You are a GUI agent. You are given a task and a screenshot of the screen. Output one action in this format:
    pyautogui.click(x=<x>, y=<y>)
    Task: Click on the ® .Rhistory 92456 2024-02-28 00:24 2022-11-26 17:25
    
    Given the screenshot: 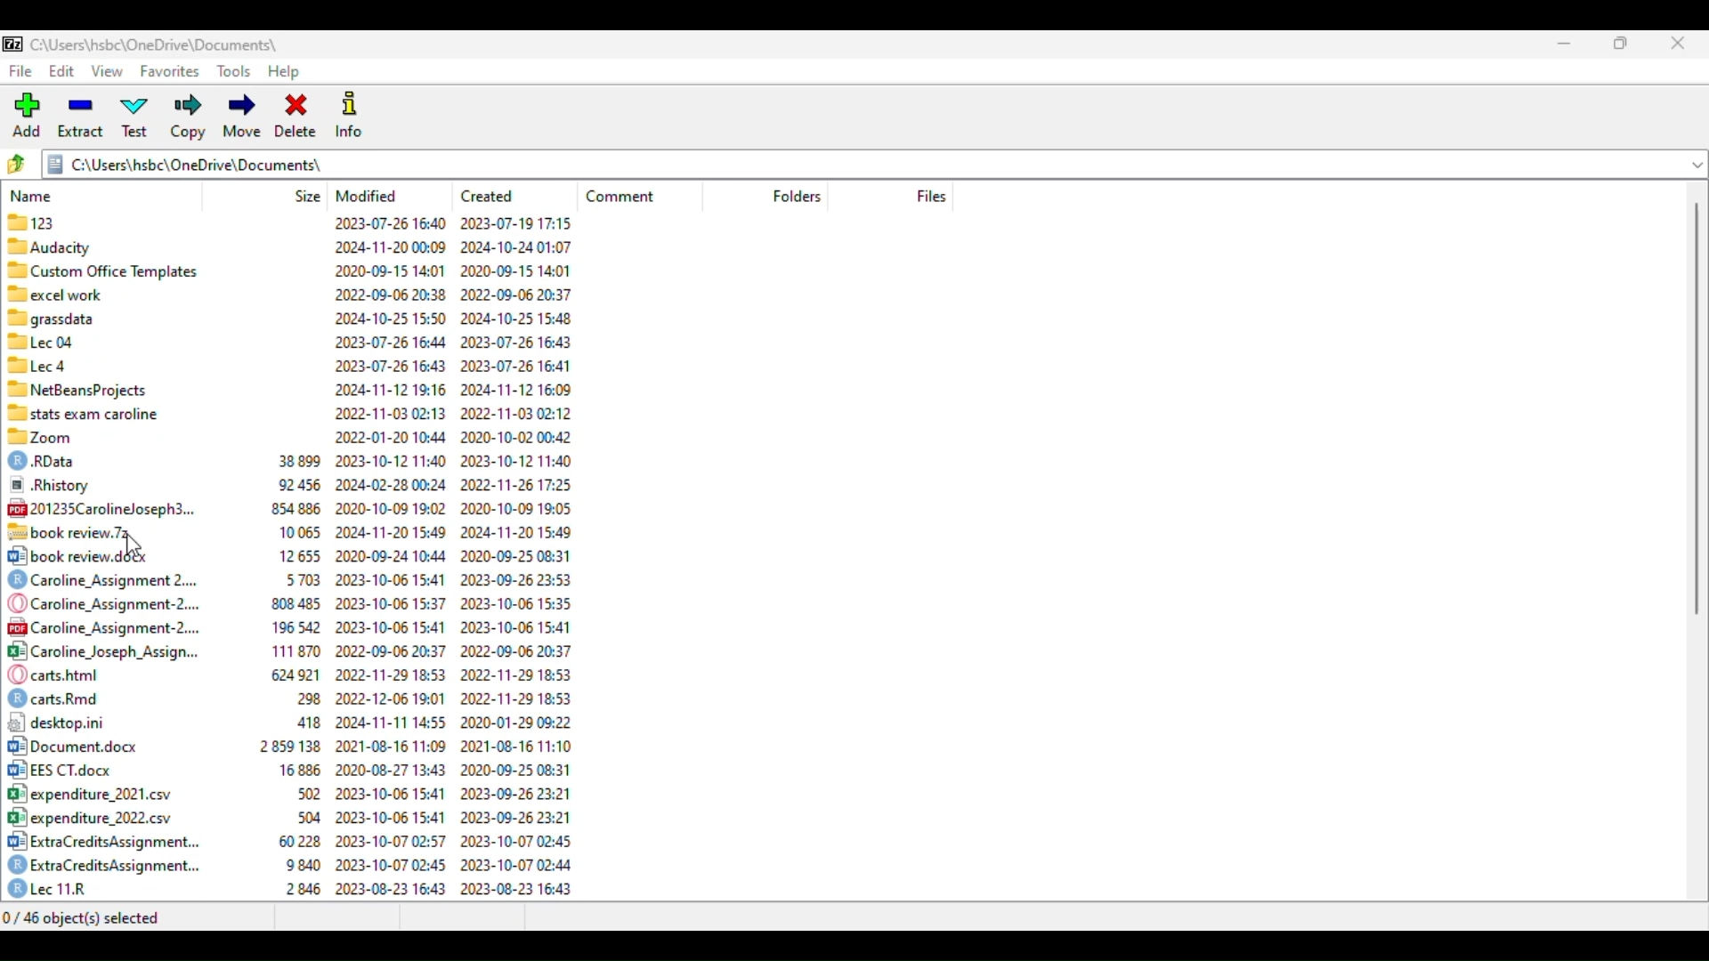 What is the action you would take?
    pyautogui.click(x=289, y=483)
    